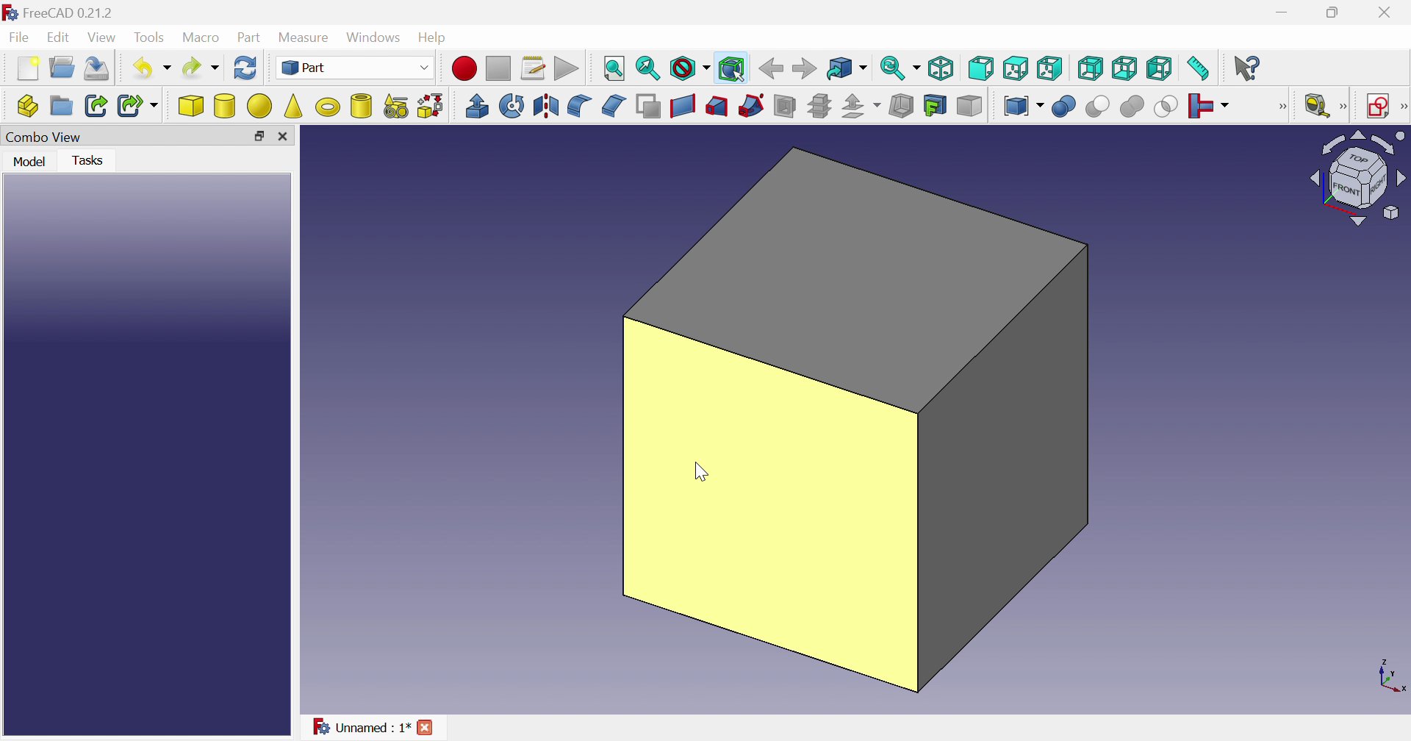 Image resolution: width=1411 pixels, height=741 pixels. Describe the element at coordinates (690, 70) in the screenshot. I see `Draw style ` at that location.